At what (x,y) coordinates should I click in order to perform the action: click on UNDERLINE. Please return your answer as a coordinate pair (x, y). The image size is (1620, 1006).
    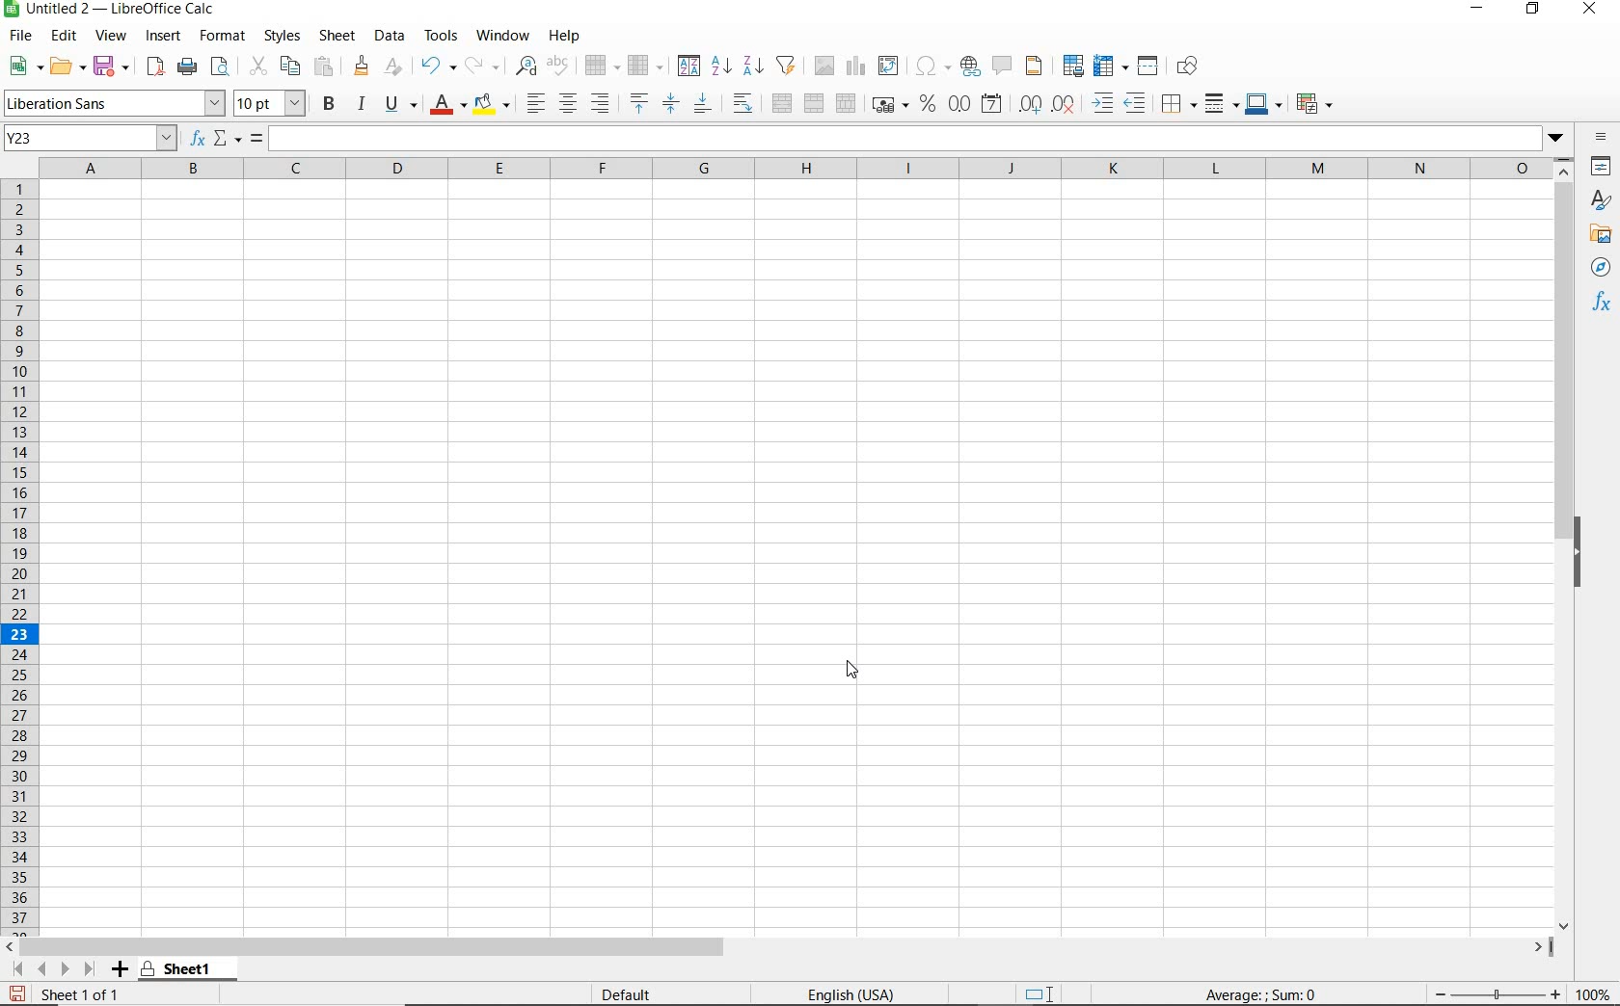
    Looking at the image, I should click on (400, 105).